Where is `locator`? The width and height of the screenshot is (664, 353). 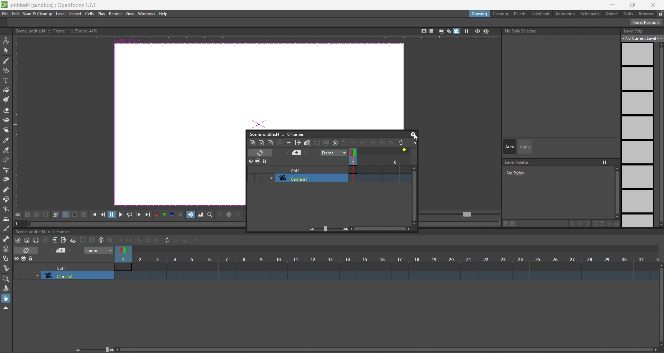 locator is located at coordinates (210, 215).